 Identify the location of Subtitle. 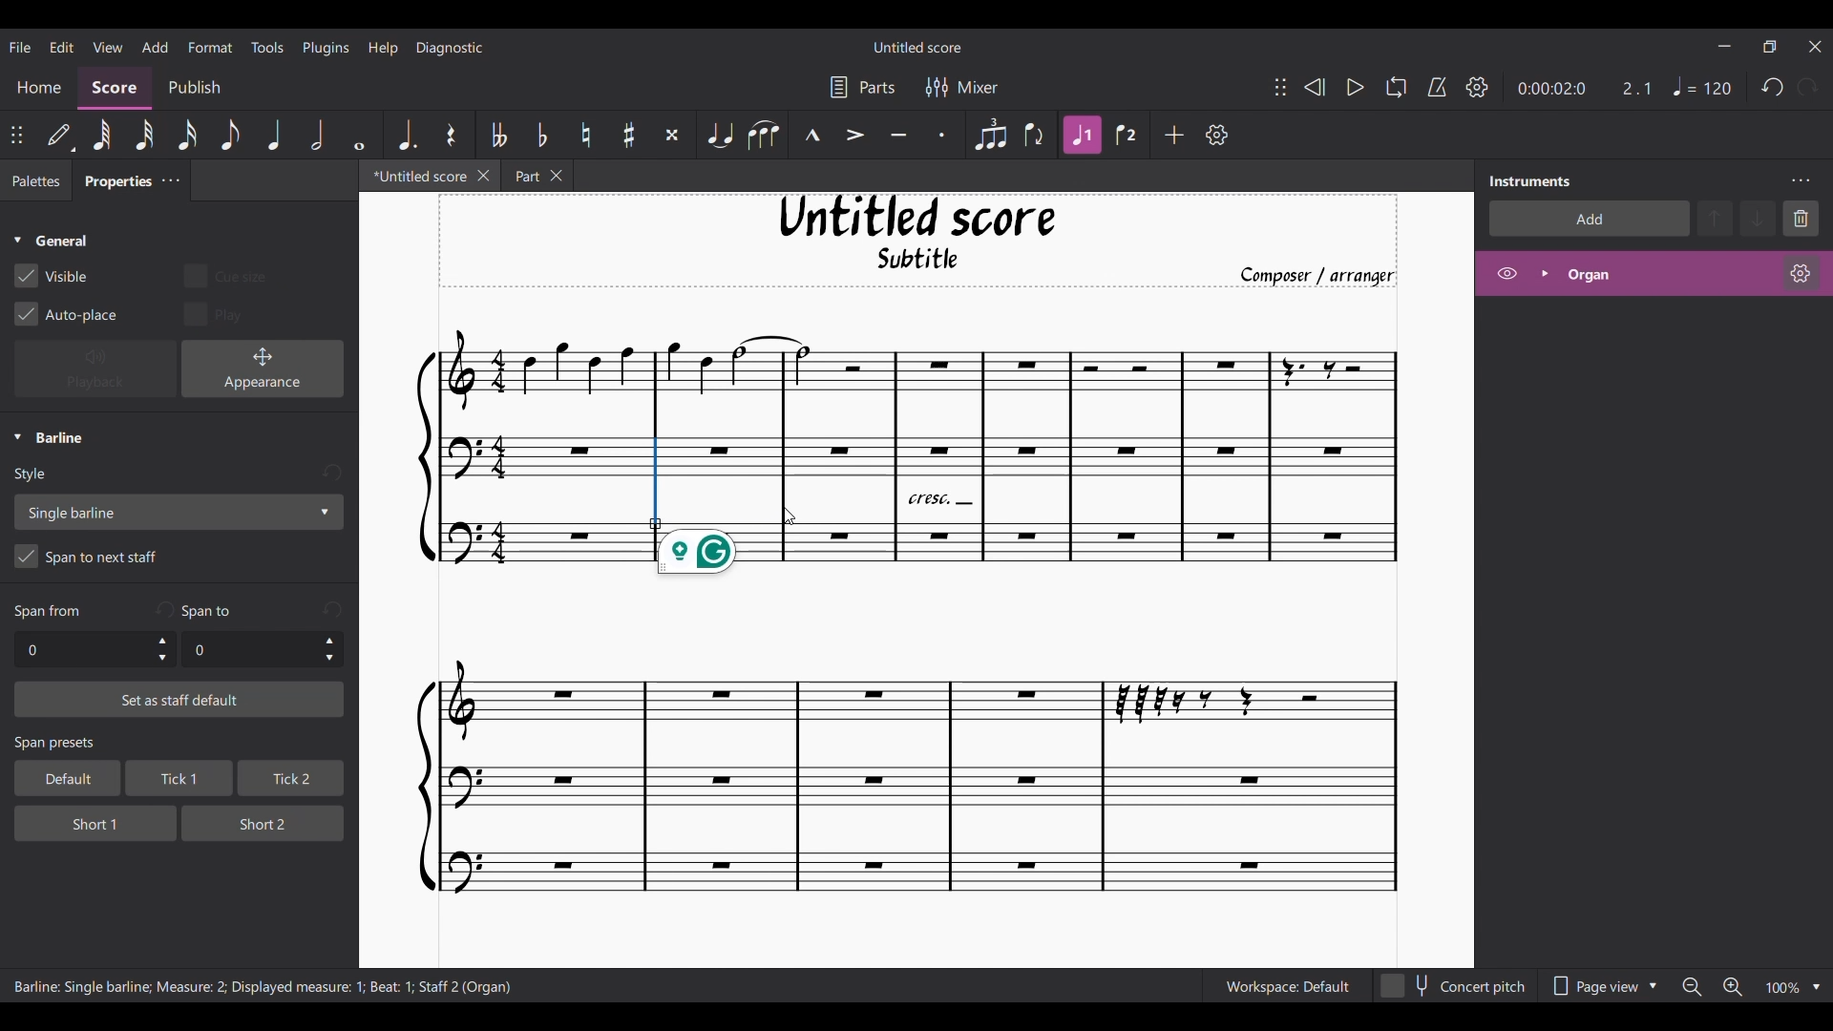
(920, 263).